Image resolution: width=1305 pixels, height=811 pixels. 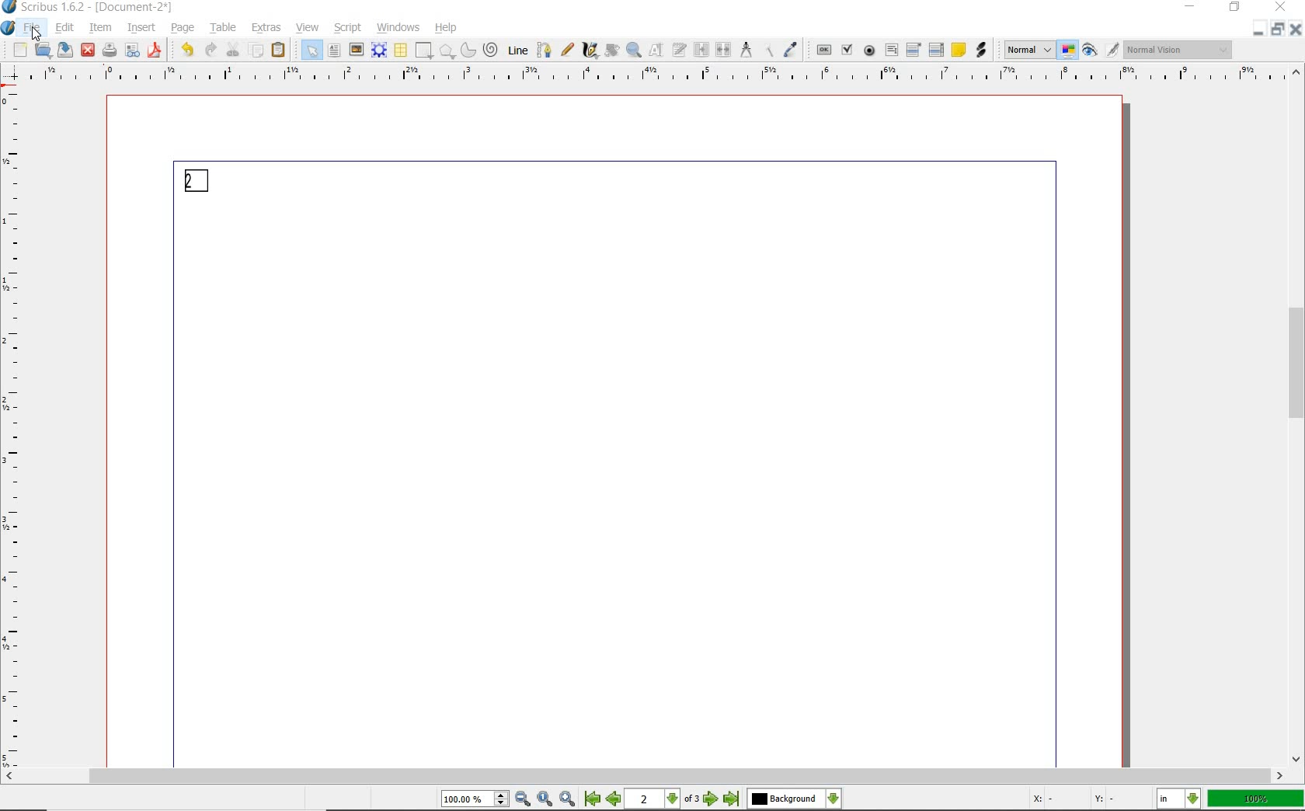 What do you see at coordinates (1297, 32) in the screenshot?
I see `Close` at bounding box center [1297, 32].